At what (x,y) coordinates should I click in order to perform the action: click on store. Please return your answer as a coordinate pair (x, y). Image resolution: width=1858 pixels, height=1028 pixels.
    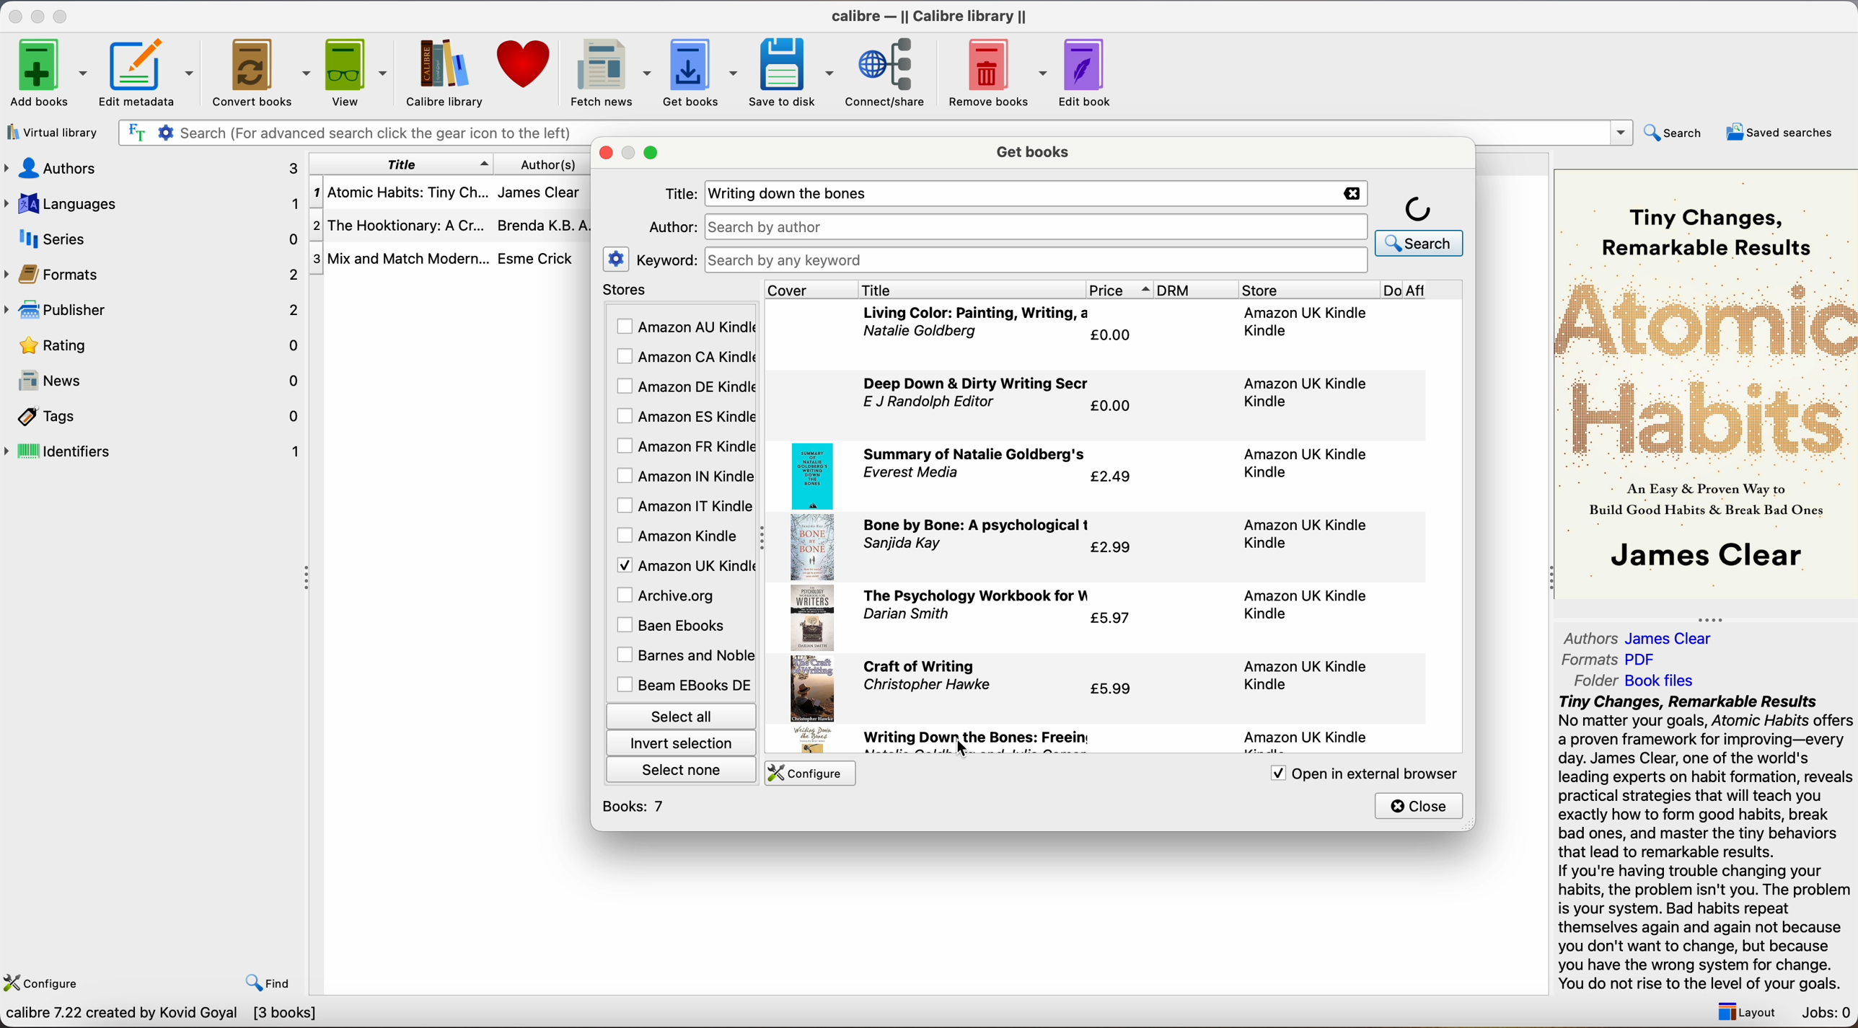
    Looking at the image, I should click on (1308, 290).